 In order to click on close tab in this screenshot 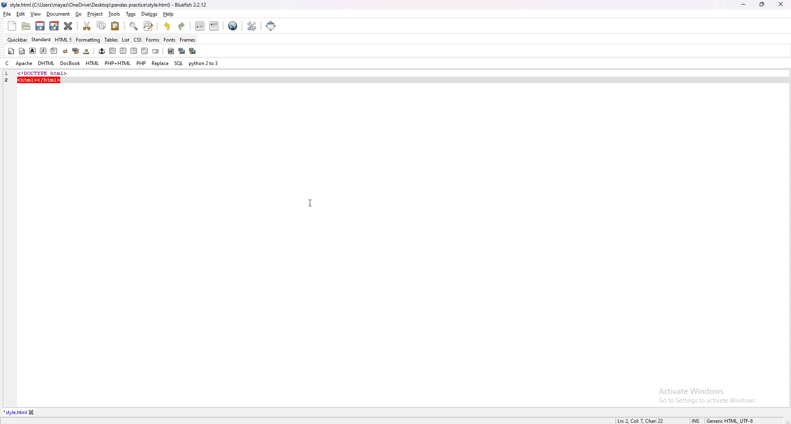, I will do `click(32, 412)`.